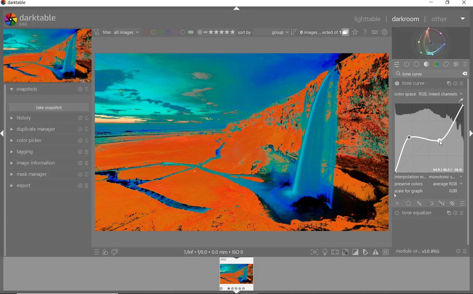  I want to click on QUICK ACCESS FOR APPLYING ANY OF YOUR STYLES, so click(105, 253).